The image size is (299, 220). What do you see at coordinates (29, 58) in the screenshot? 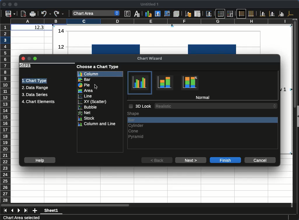
I see `Minimize` at bounding box center [29, 58].